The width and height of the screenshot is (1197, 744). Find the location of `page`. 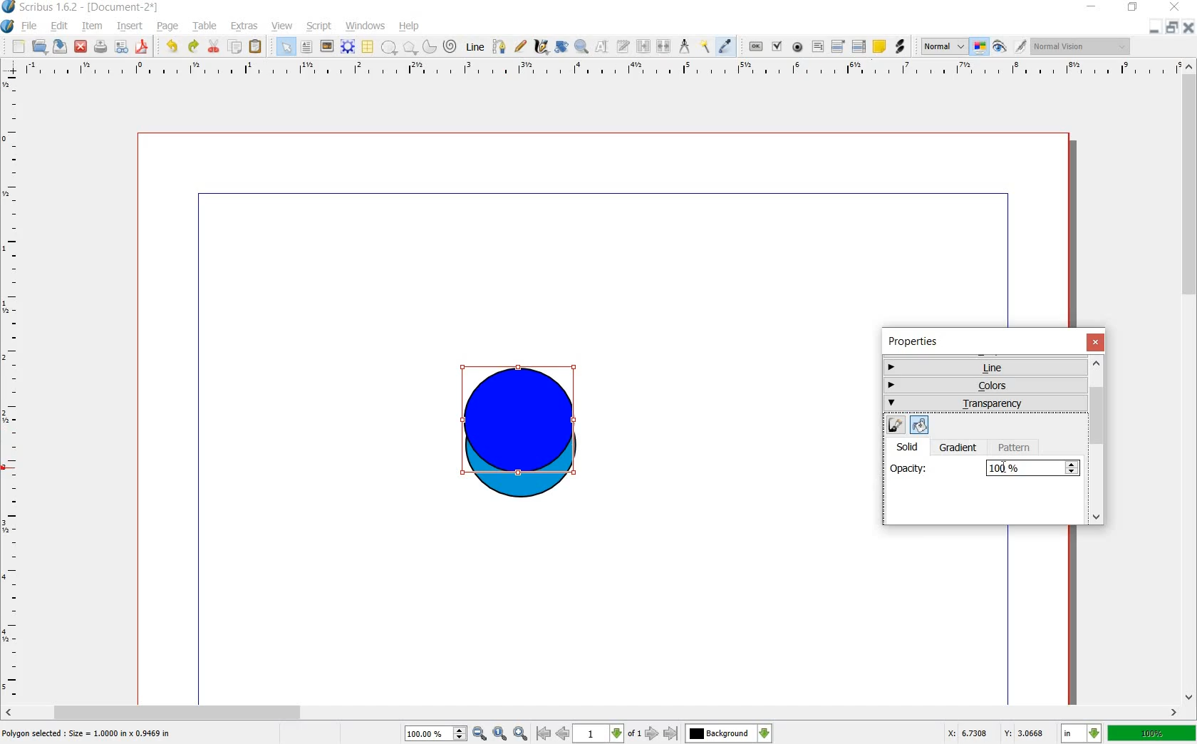

page is located at coordinates (170, 26).